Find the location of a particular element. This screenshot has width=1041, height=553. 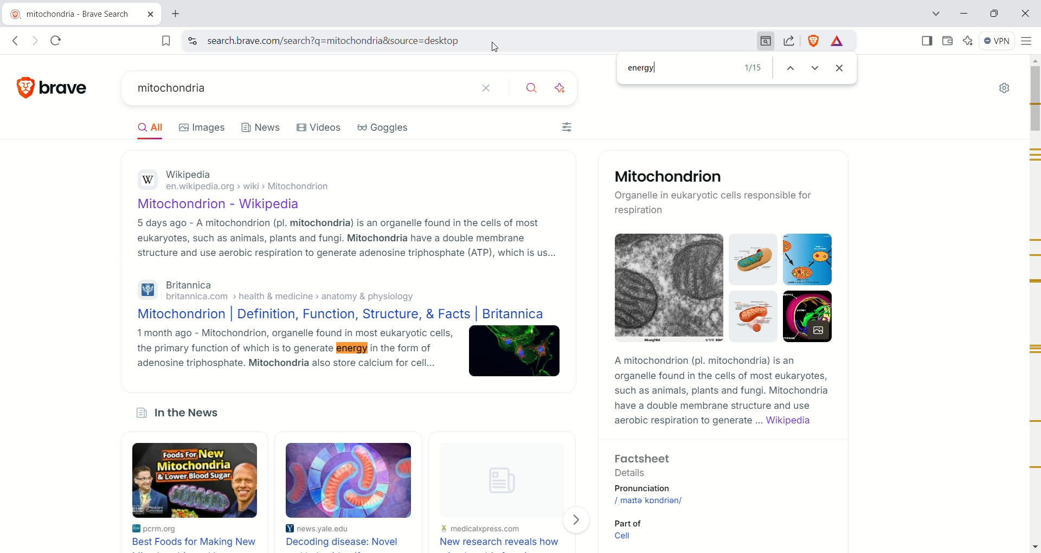

5 days ago - A mitochondrion (pl. mitochondria) is an organelle found in the cells of most
eukaryotes, such as animals, plants and fungi. Mitochondria have a double membrane
structure and use aerobic respiration to generate adenosine triphosphate (ATP), which is us... is located at coordinates (349, 241).